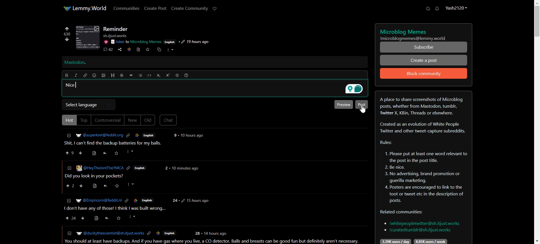 The image size is (540, 244). I want to click on , so click(137, 135).